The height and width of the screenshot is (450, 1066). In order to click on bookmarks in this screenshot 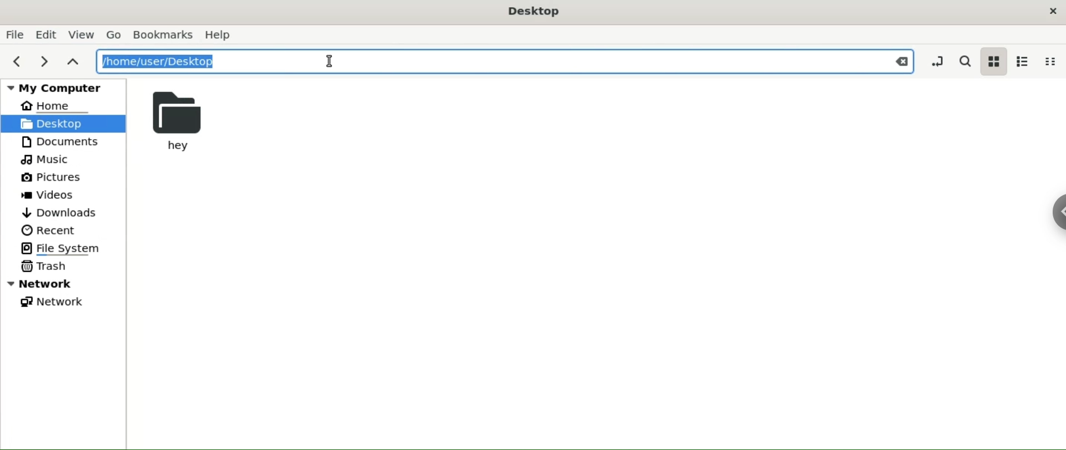, I will do `click(162, 34)`.